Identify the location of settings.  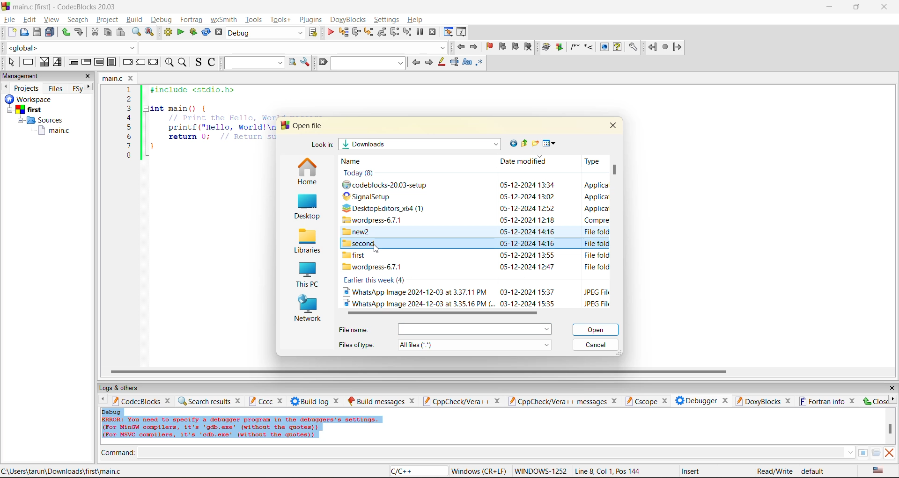
(633, 47).